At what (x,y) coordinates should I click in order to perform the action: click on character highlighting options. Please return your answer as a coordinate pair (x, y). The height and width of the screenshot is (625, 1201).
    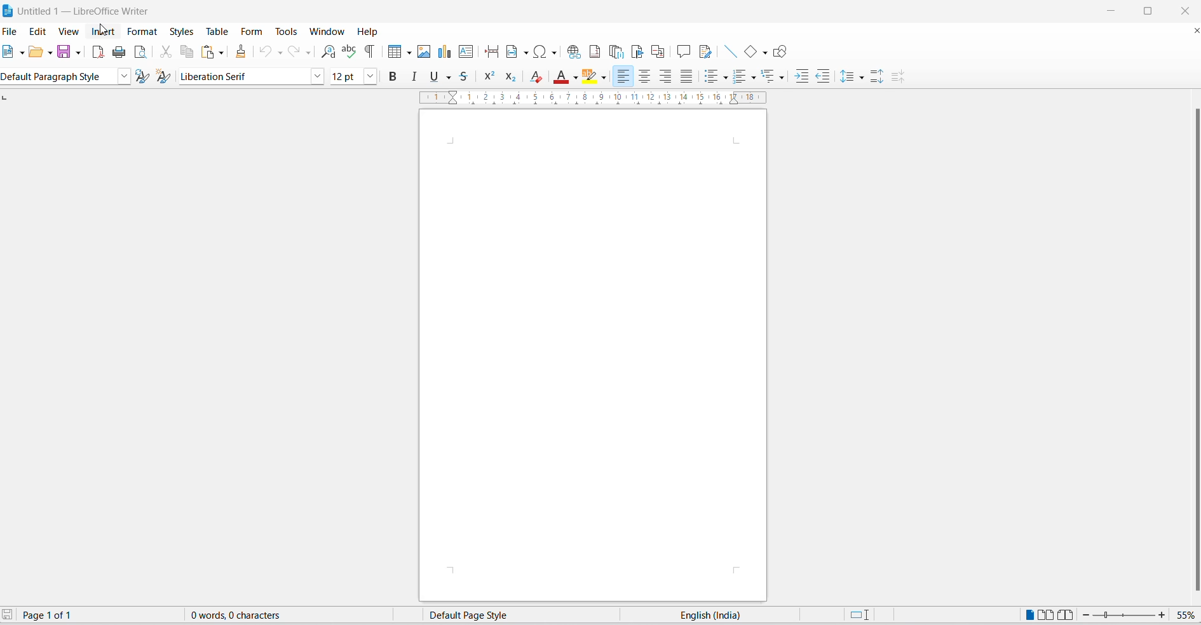
    Looking at the image, I should click on (604, 77).